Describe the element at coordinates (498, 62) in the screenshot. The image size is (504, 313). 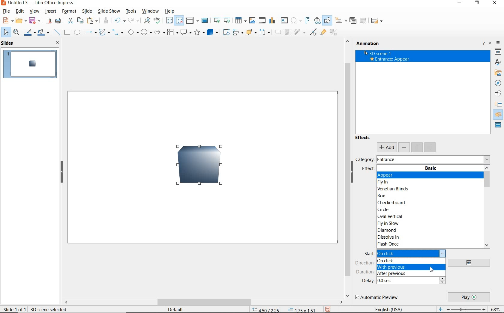
I see `STYLES` at that location.